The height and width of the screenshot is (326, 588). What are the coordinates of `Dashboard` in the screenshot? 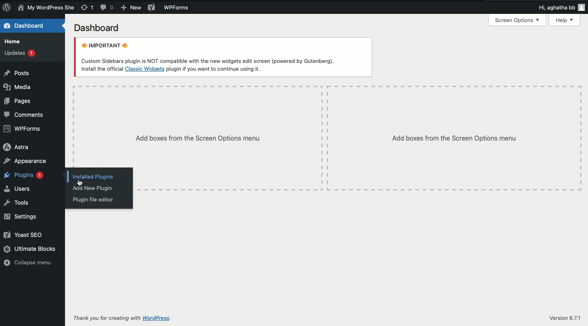 It's located at (28, 27).